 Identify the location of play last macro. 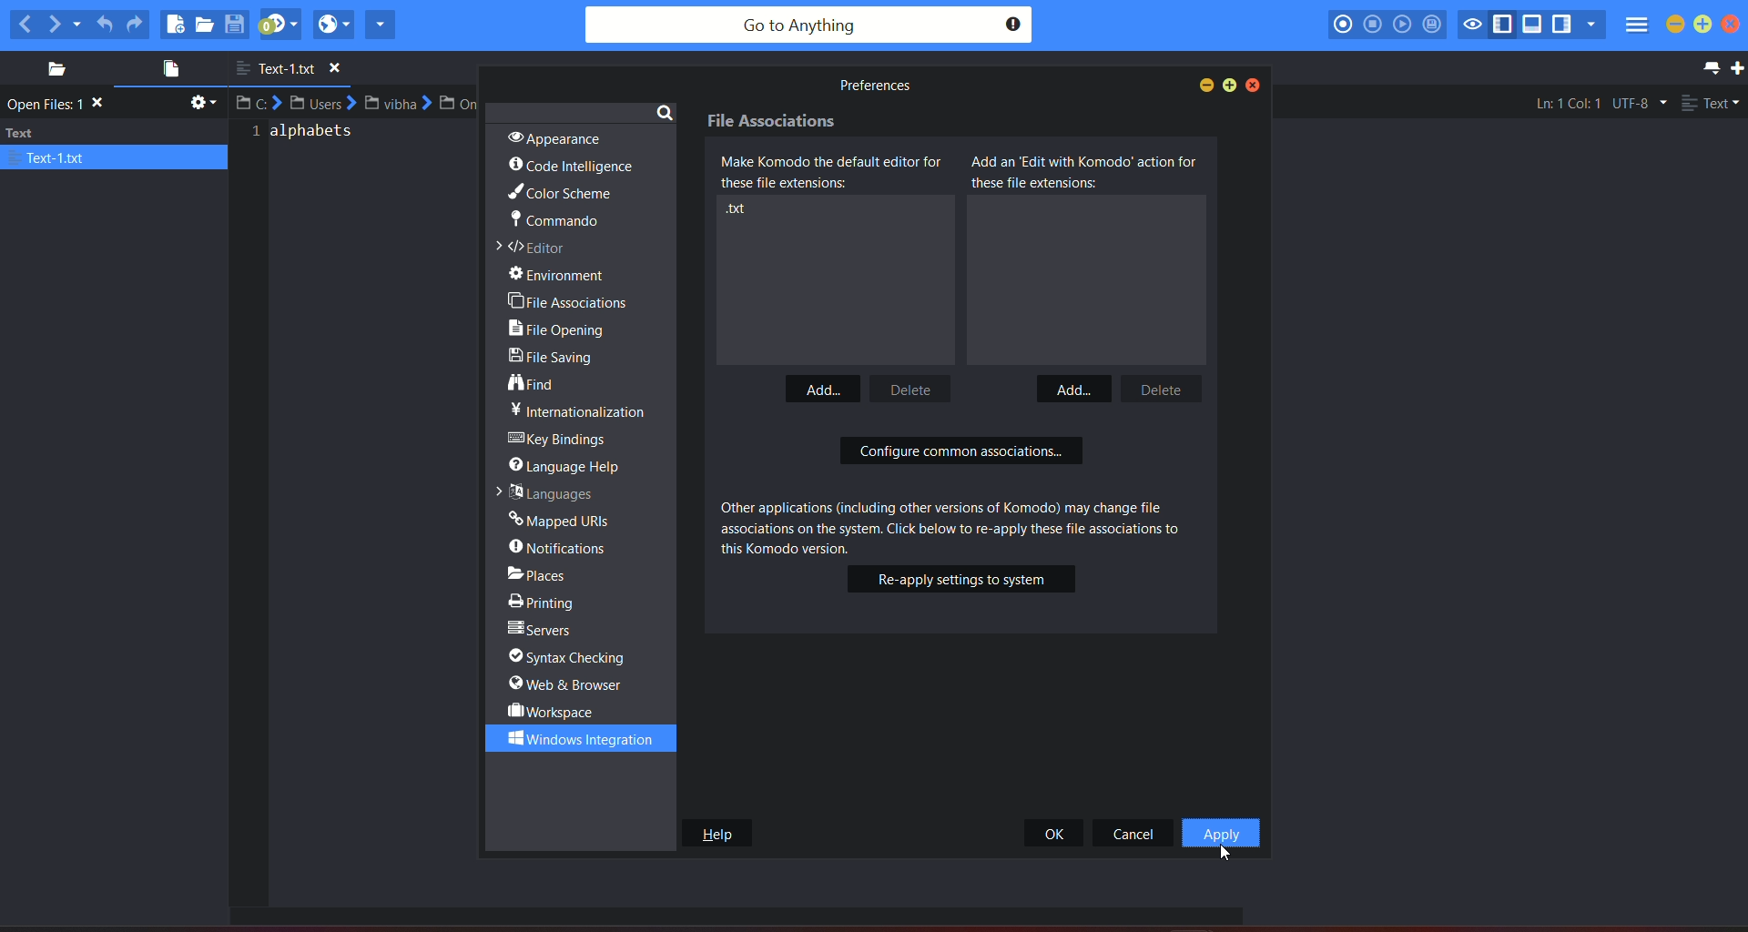
(1403, 25).